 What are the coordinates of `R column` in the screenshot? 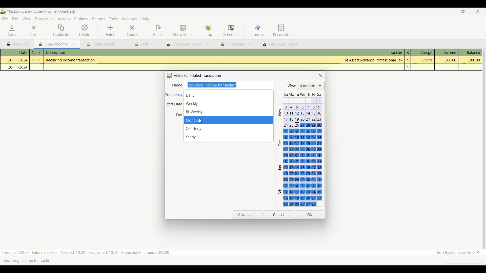 It's located at (407, 53).